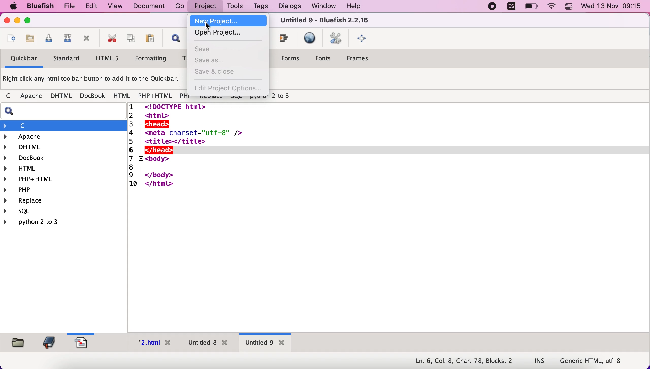 This screenshot has height=369, width=650. Describe the element at coordinates (208, 26) in the screenshot. I see `CURSOR` at that location.